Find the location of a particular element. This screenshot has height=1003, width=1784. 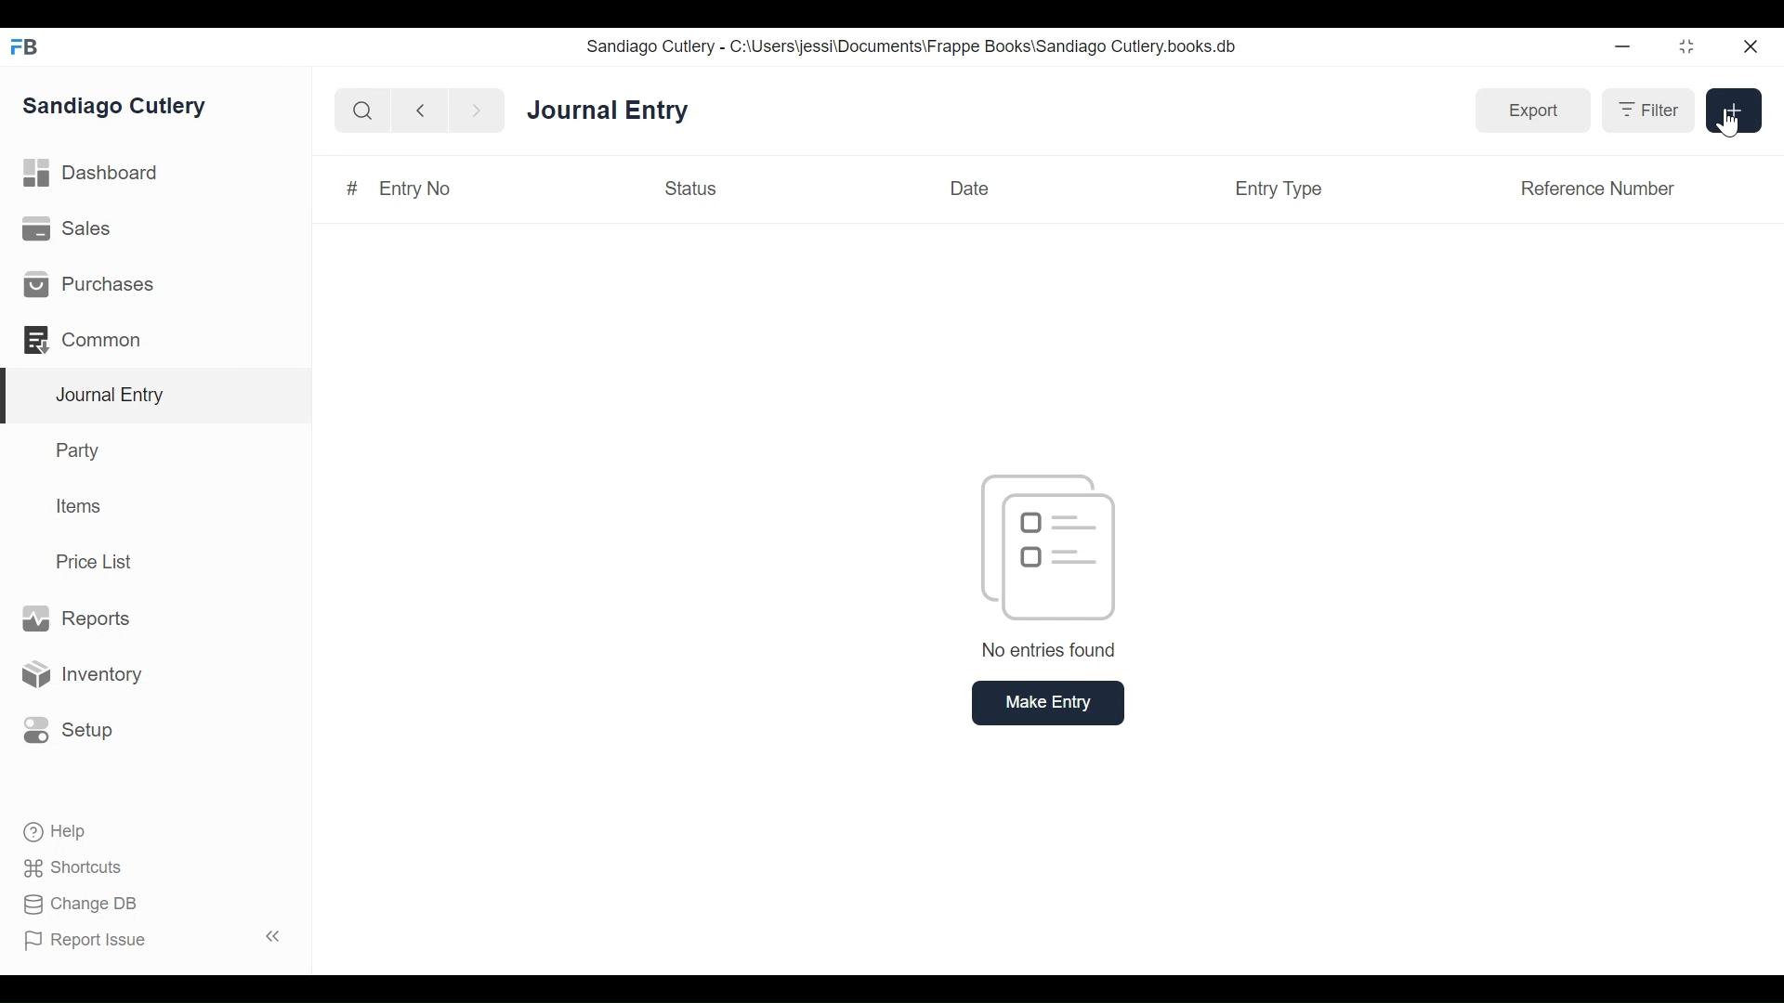

Cursor is located at coordinates (1726, 124).